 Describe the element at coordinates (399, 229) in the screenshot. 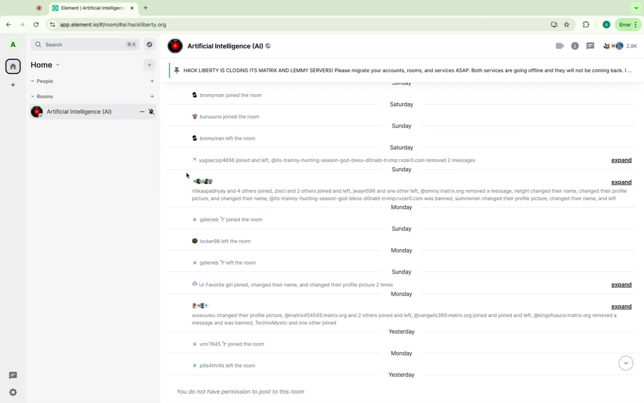

I see `Day` at that location.